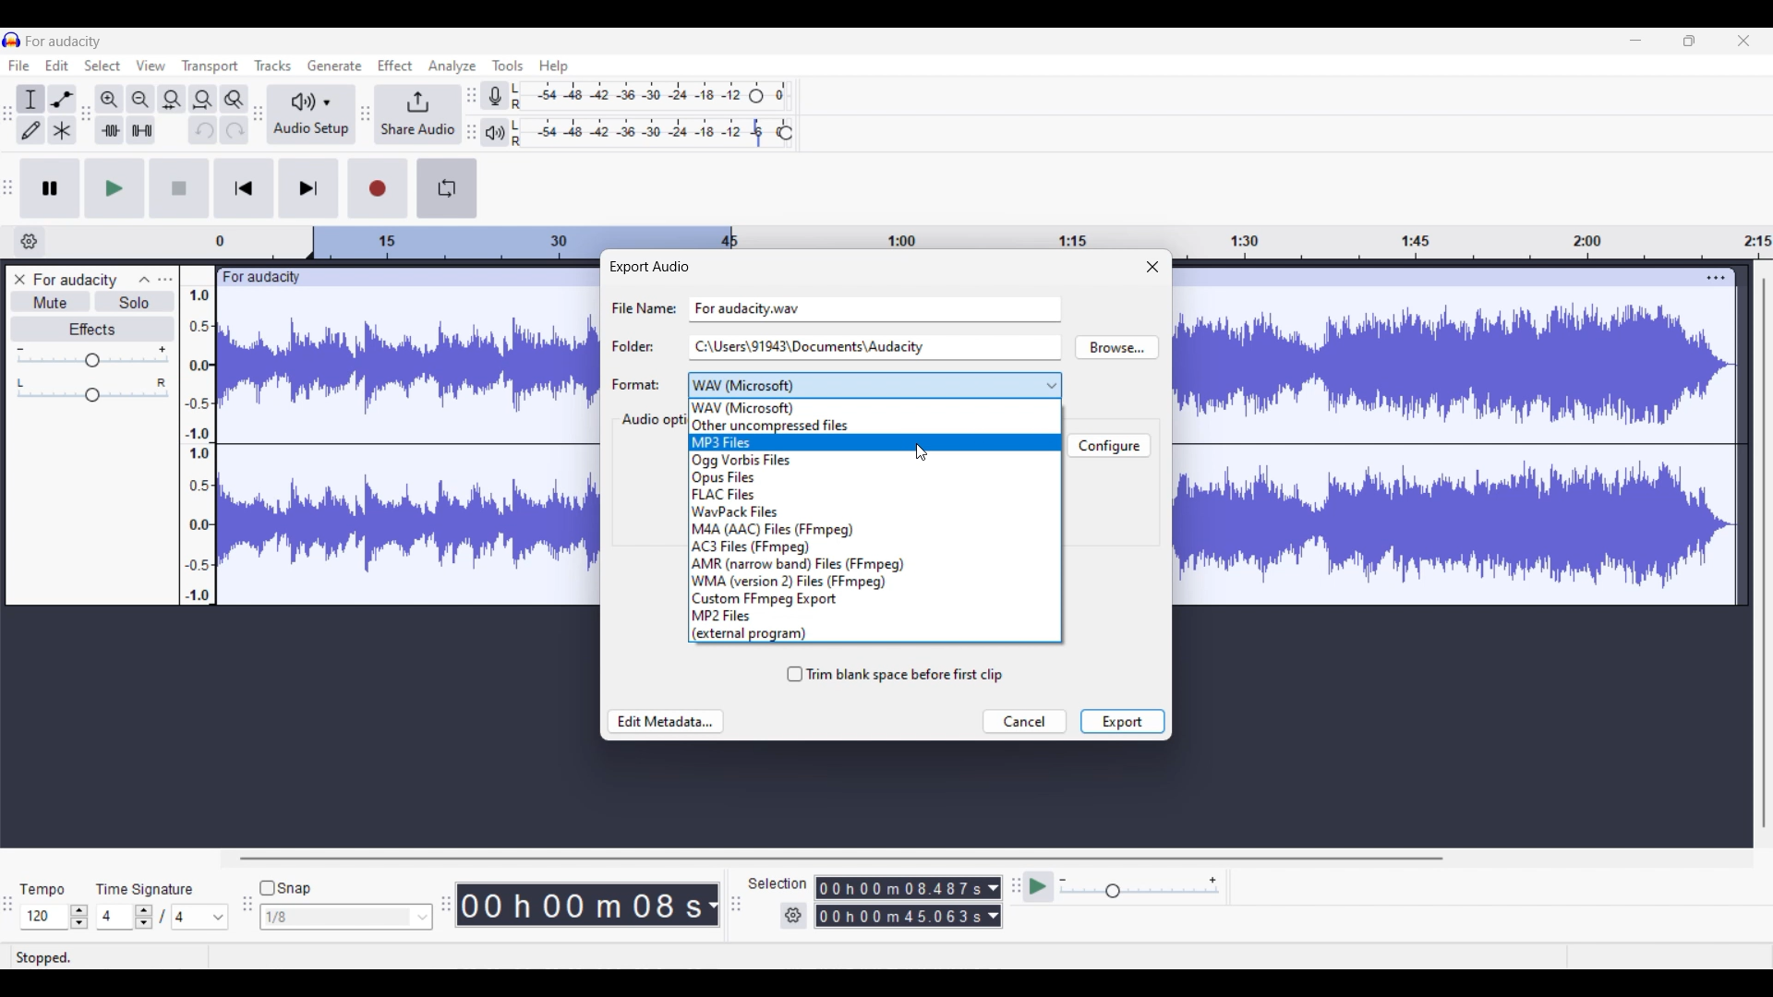 This screenshot has width=1773, height=997. I want to click on WAV (Microsoft), so click(875, 408).